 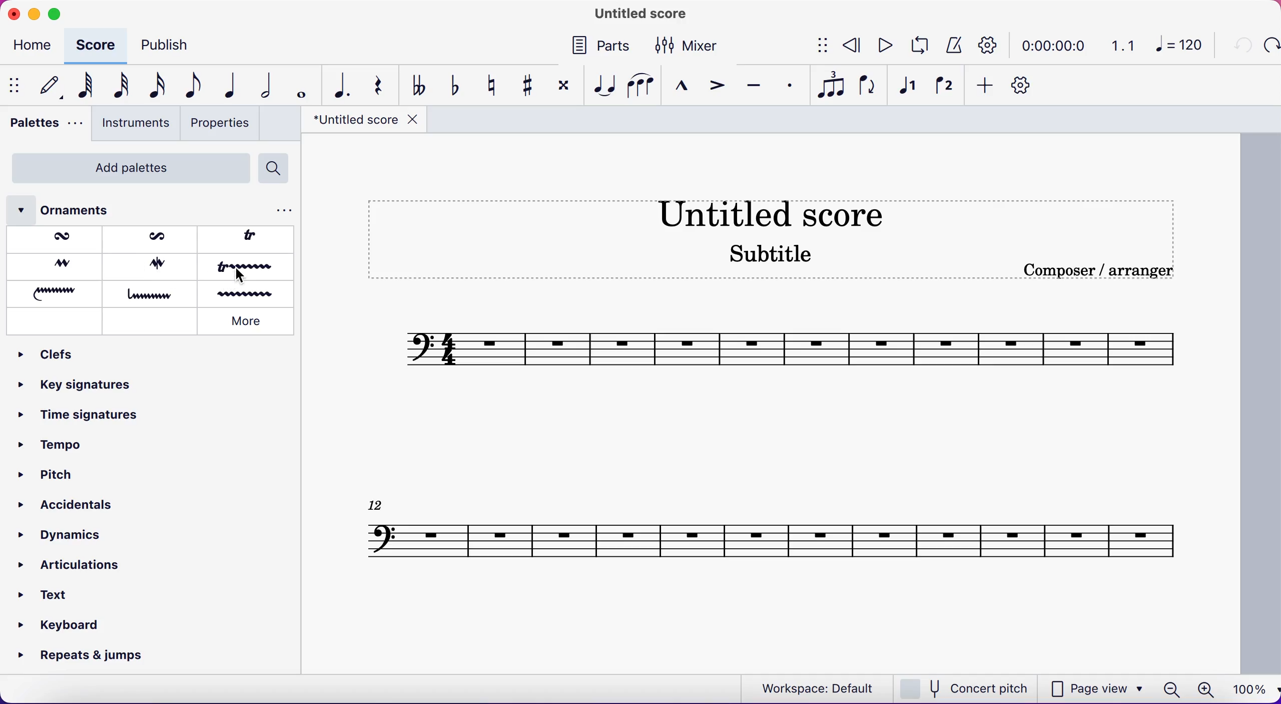 What do you see at coordinates (35, 47) in the screenshot?
I see `home` at bounding box center [35, 47].